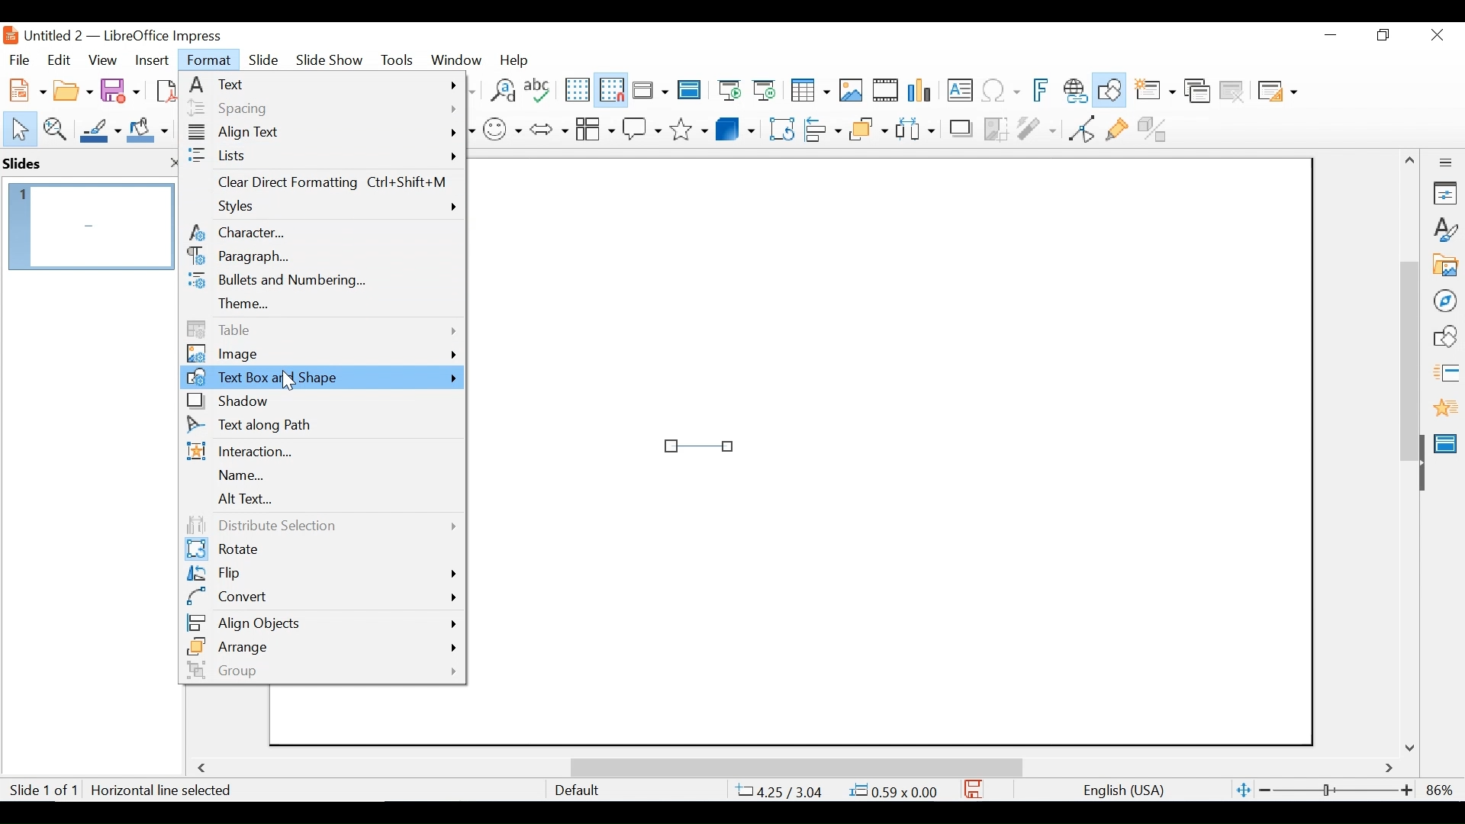  What do you see at coordinates (780, 128) in the screenshot?
I see `Rotate` at bounding box center [780, 128].